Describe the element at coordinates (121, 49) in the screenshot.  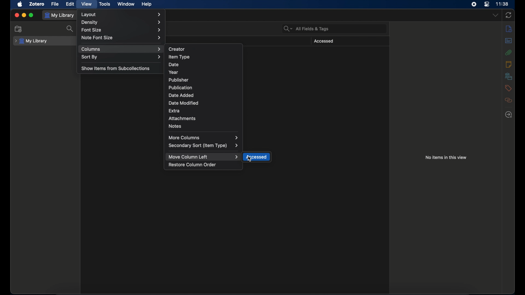
I see `columns` at that location.